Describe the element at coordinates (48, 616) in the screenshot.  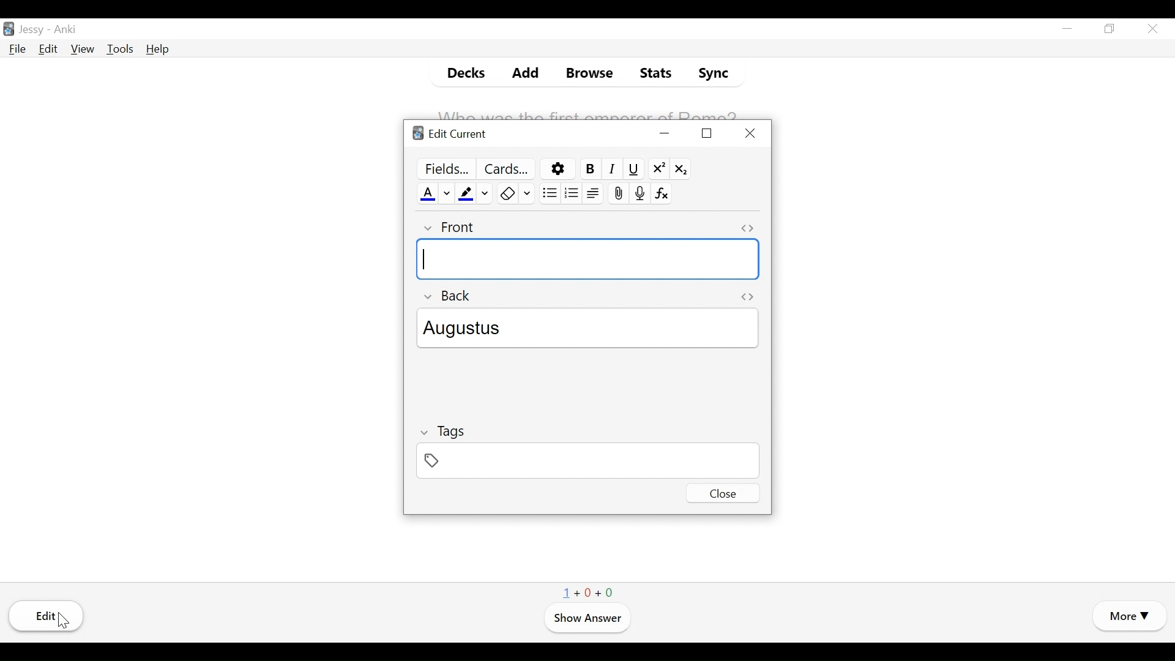
I see `Edi` at that location.